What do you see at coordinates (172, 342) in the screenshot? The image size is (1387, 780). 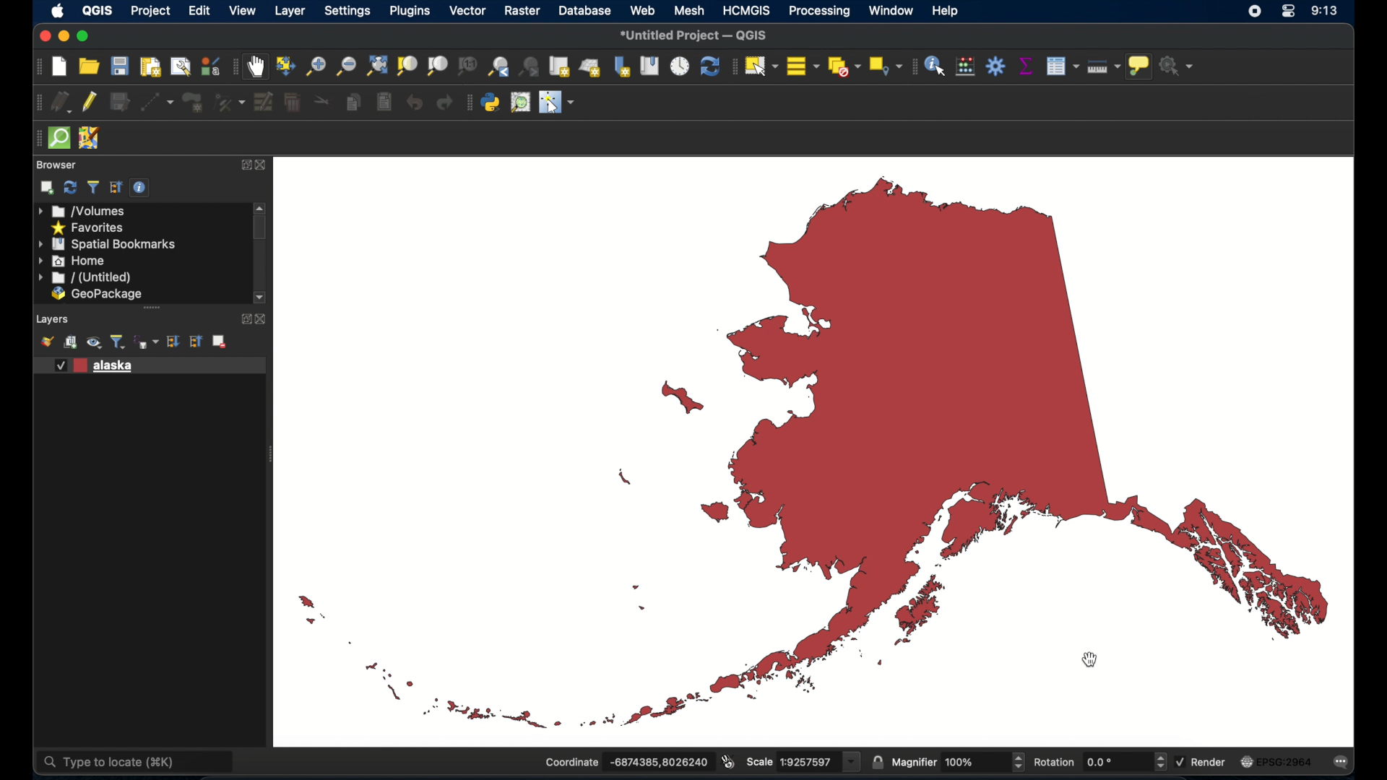 I see `expand all` at bounding box center [172, 342].